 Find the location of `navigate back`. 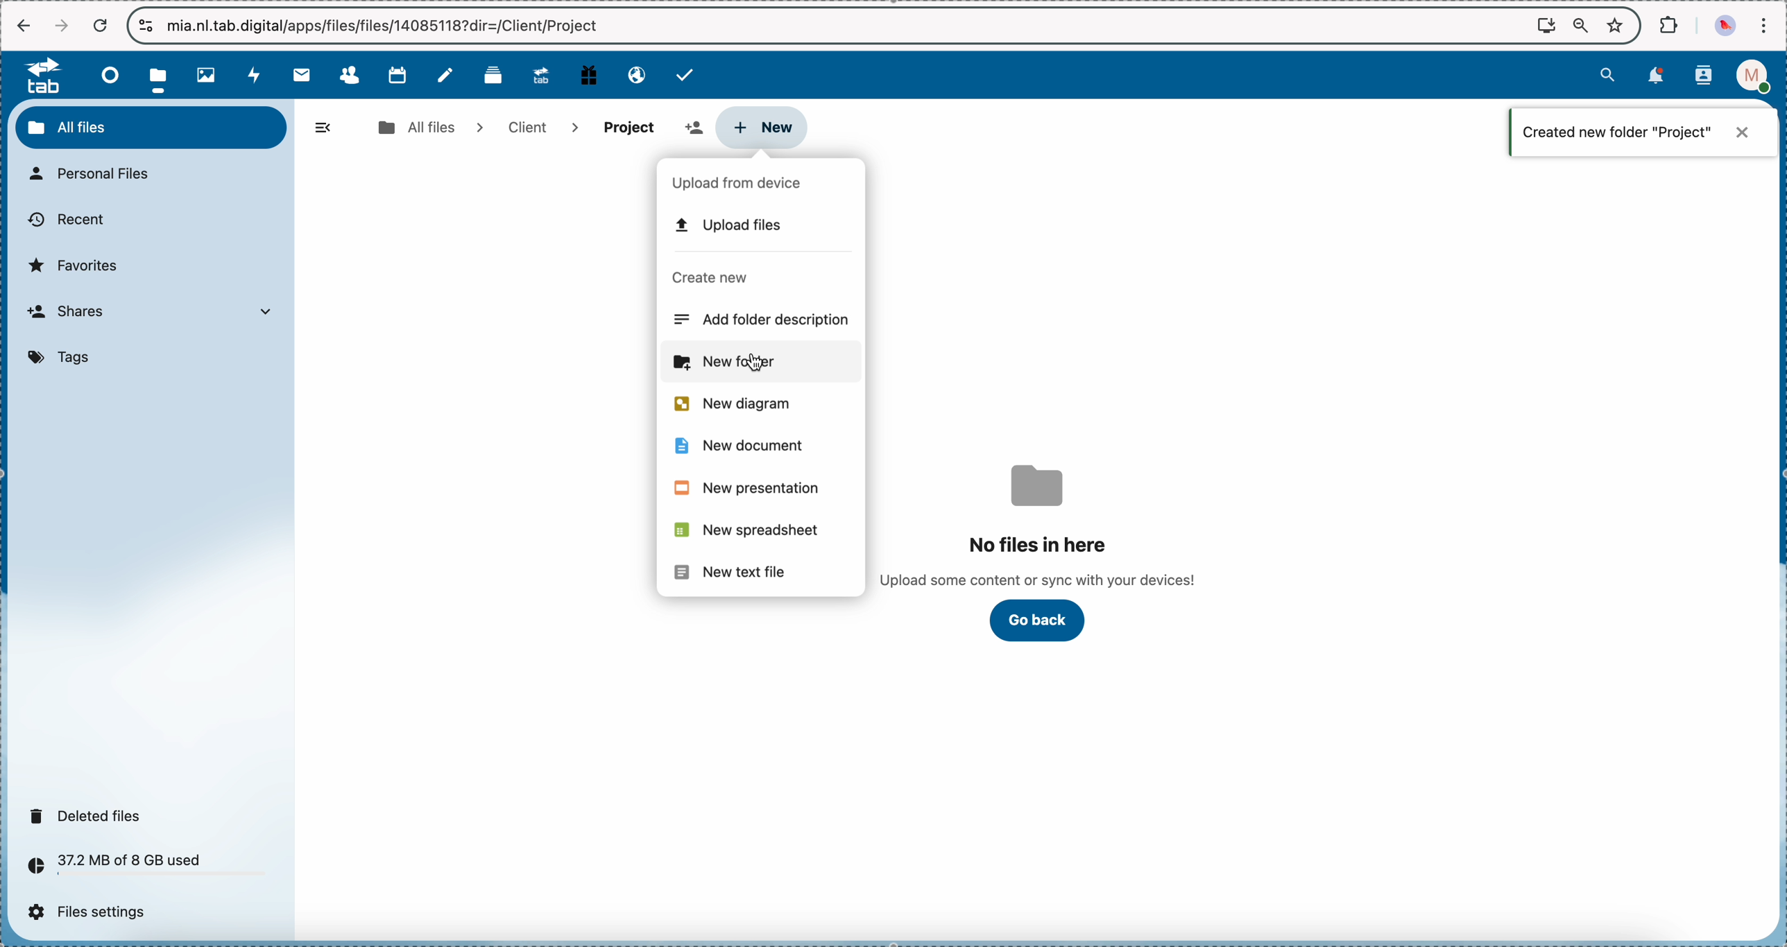

navigate back is located at coordinates (24, 27).